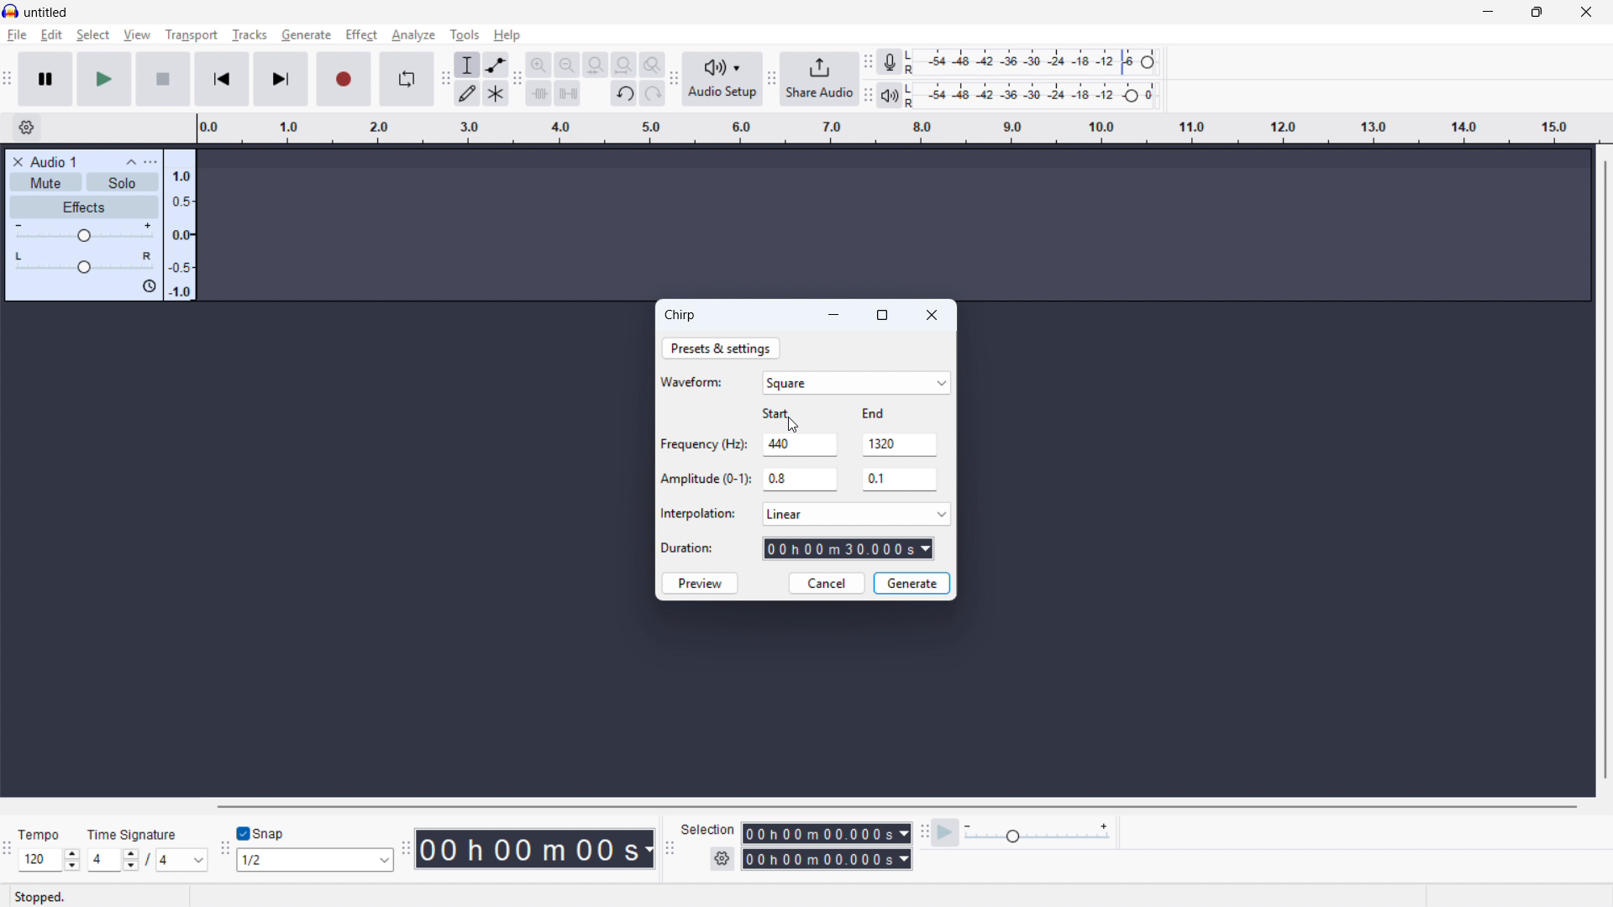  I want to click on Chirp dialogue box , so click(680, 315).